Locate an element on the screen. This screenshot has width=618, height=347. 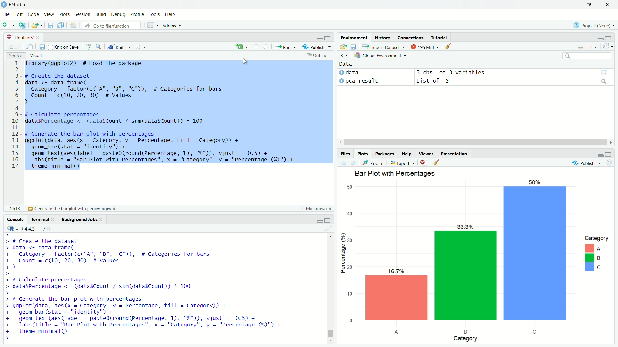
help is located at coordinates (407, 154).